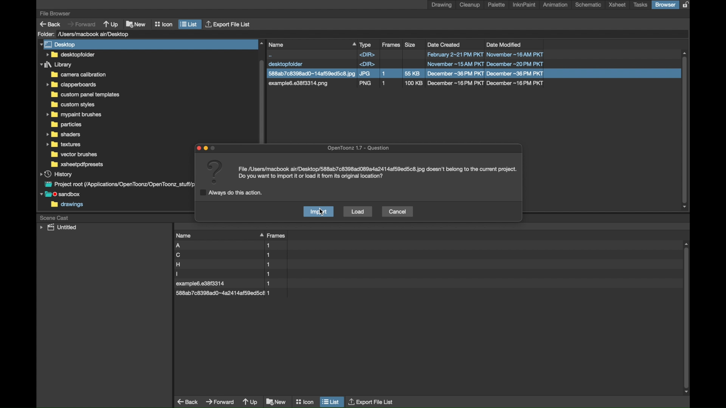  I want to click on scroll box, so click(262, 91).